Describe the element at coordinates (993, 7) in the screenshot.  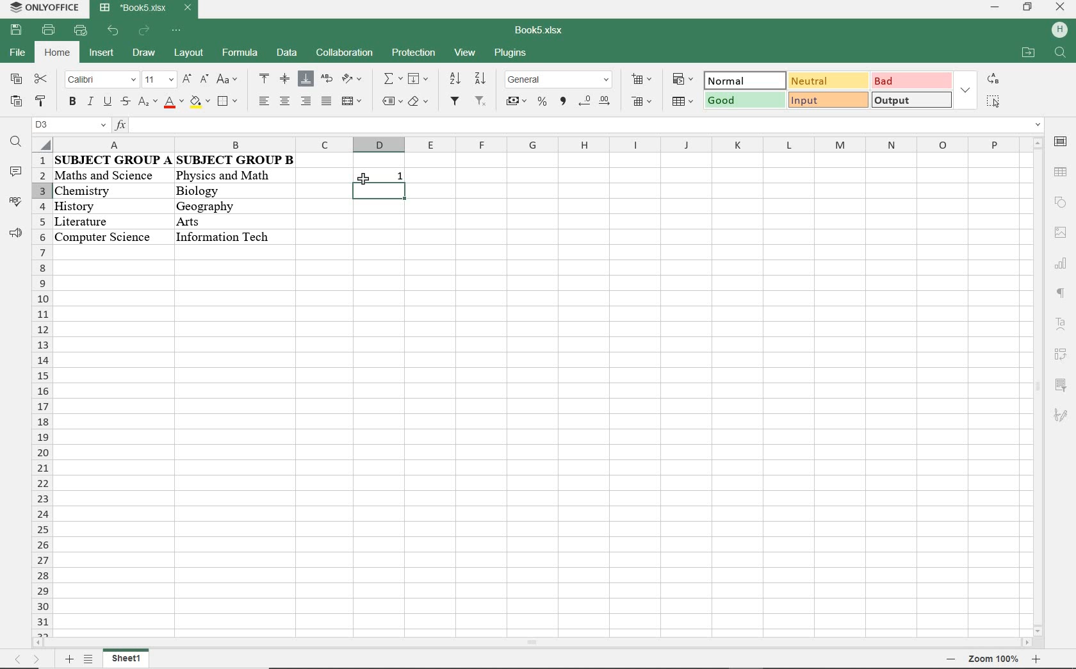
I see `minimize` at that location.